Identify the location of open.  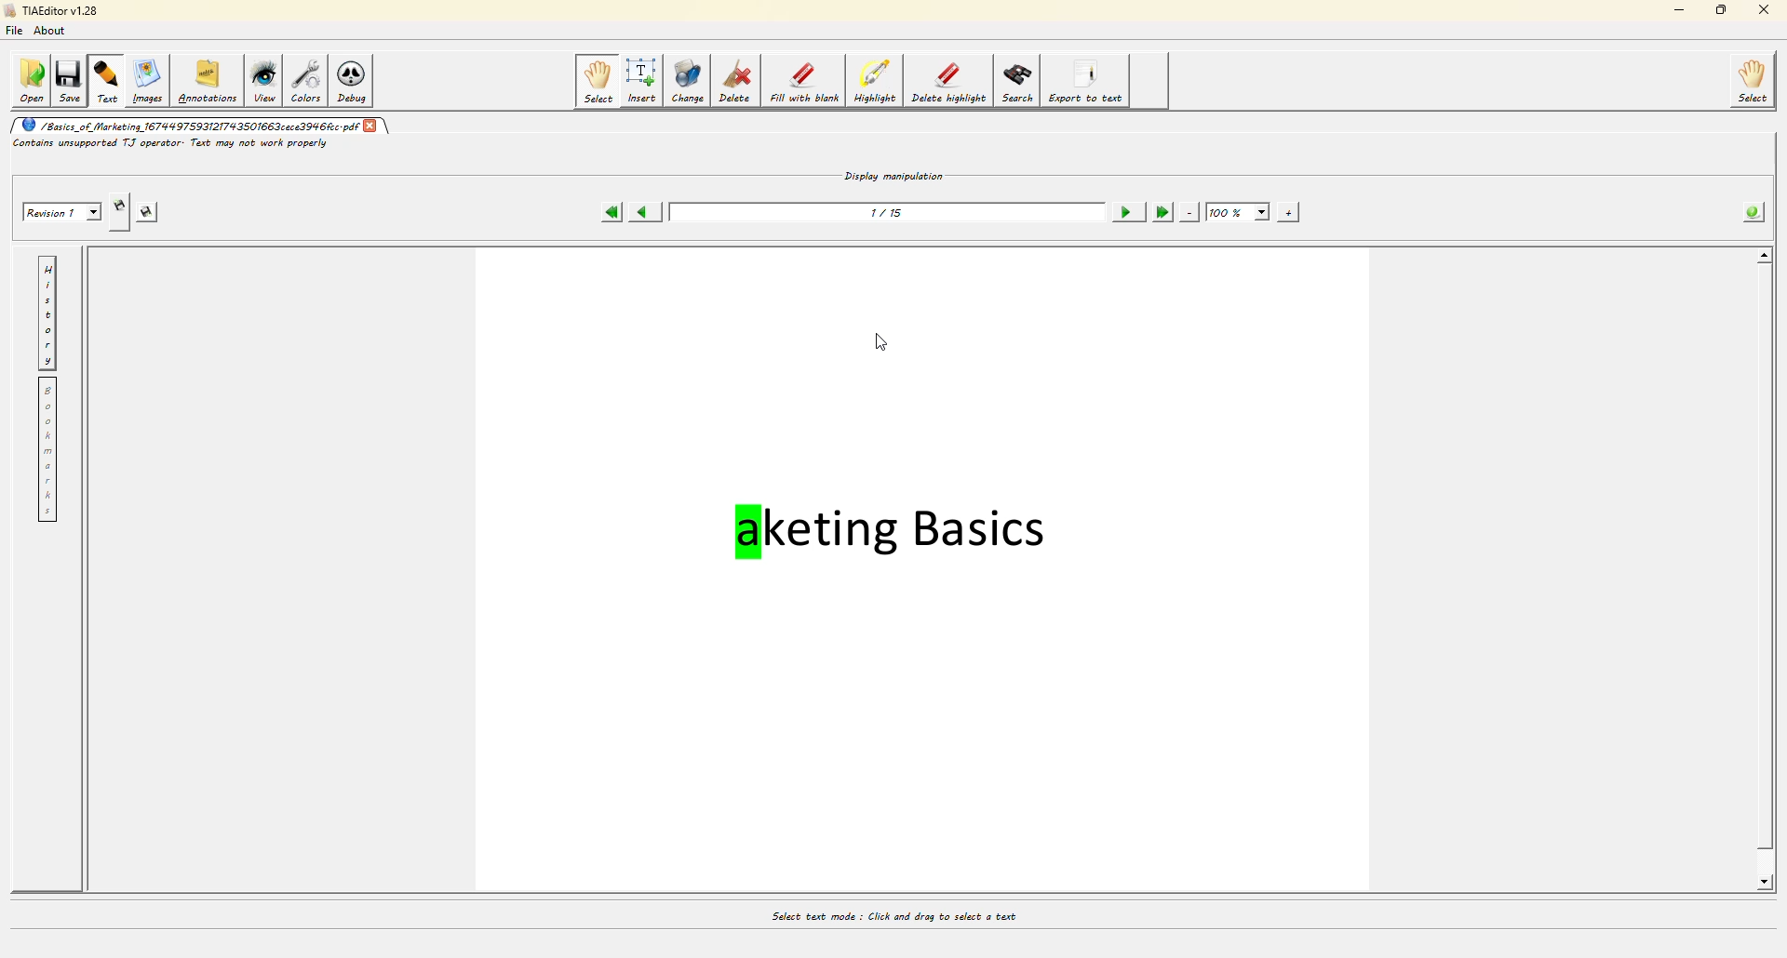
(31, 80).